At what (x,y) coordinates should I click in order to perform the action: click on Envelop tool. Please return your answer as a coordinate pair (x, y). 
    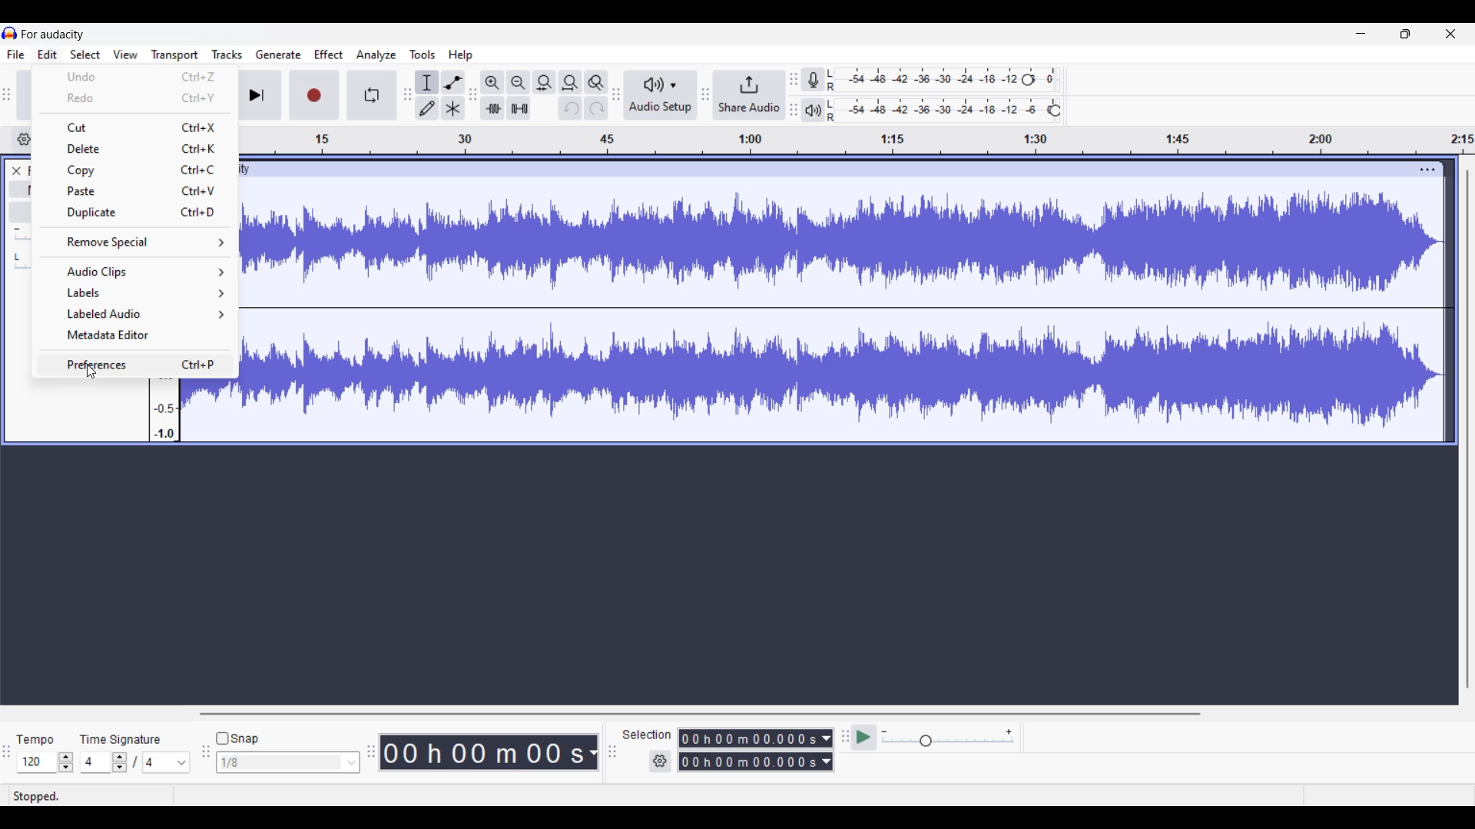
    Looking at the image, I should click on (454, 82).